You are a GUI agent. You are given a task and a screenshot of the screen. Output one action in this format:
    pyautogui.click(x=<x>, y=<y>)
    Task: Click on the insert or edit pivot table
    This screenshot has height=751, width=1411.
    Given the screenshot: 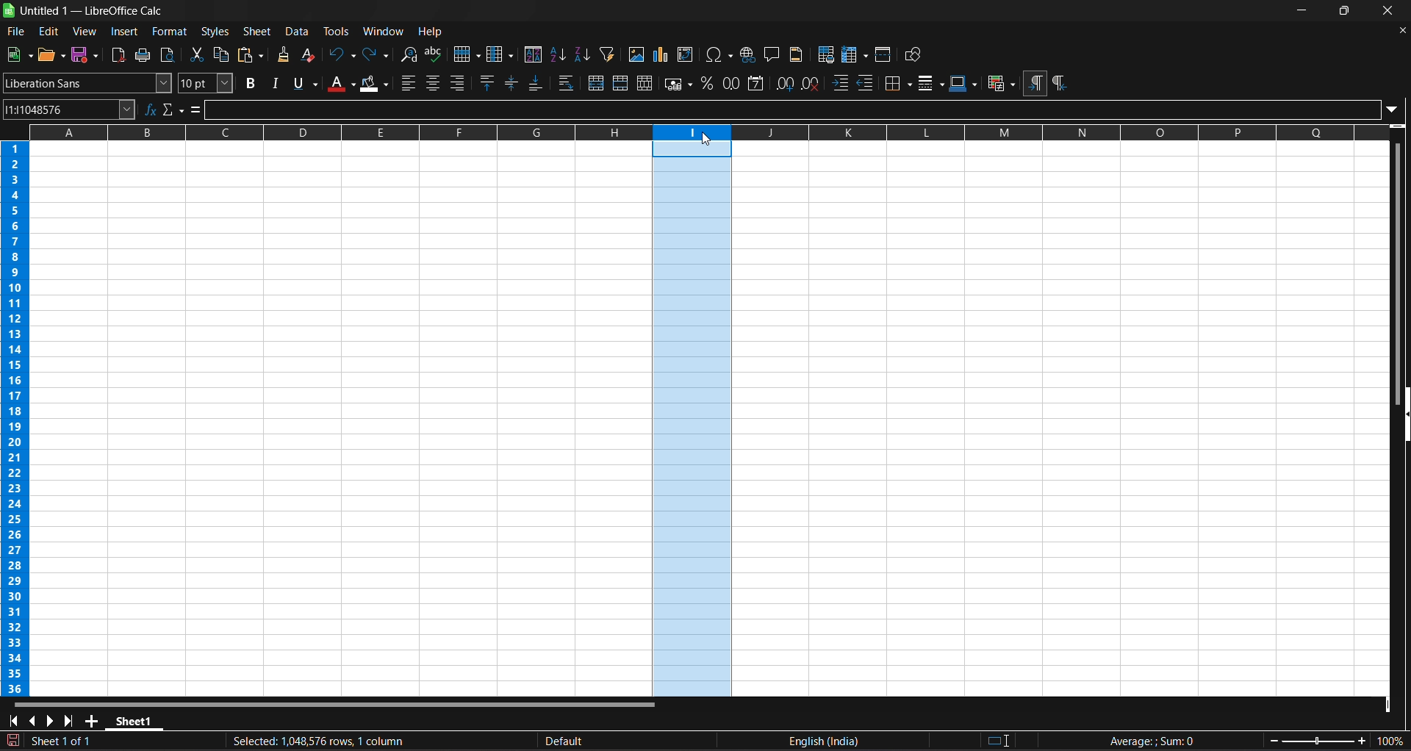 What is the action you would take?
    pyautogui.click(x=686, y=54)
    